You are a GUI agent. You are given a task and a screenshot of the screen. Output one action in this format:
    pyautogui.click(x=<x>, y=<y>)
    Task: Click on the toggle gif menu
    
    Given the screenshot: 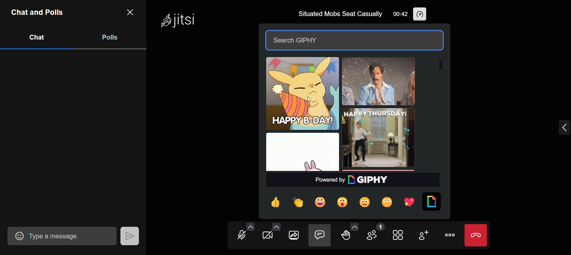 What is the action you would take?
    pyautogui.click(x=433, y=202)
    